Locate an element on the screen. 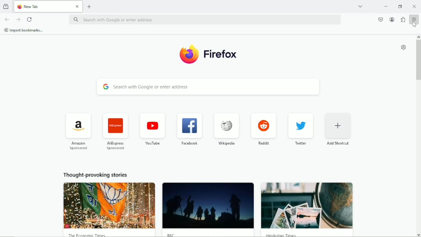 Image resolution: width=421 pixels, height=237 pixels. close is located at coordinates (77, 6).